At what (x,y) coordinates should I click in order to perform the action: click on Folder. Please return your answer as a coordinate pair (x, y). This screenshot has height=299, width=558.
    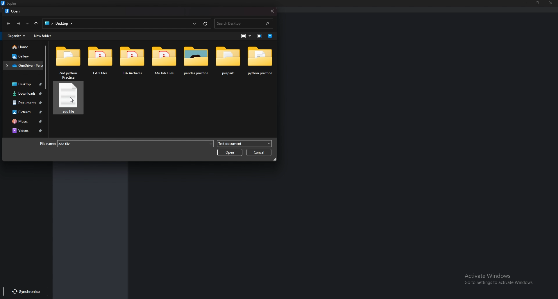
    Looking at the image, I should click on (24, 66).